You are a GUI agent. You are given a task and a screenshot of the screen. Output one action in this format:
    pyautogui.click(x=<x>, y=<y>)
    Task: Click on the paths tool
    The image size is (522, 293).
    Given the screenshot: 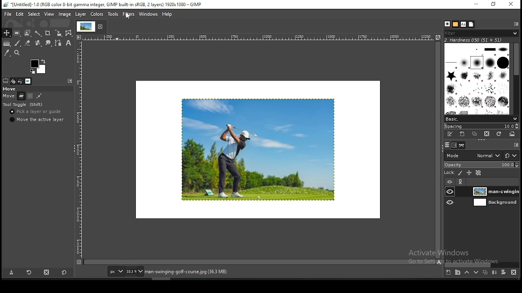 What is the action you would take?
    pyautogui.click(x=58, y=43)
    